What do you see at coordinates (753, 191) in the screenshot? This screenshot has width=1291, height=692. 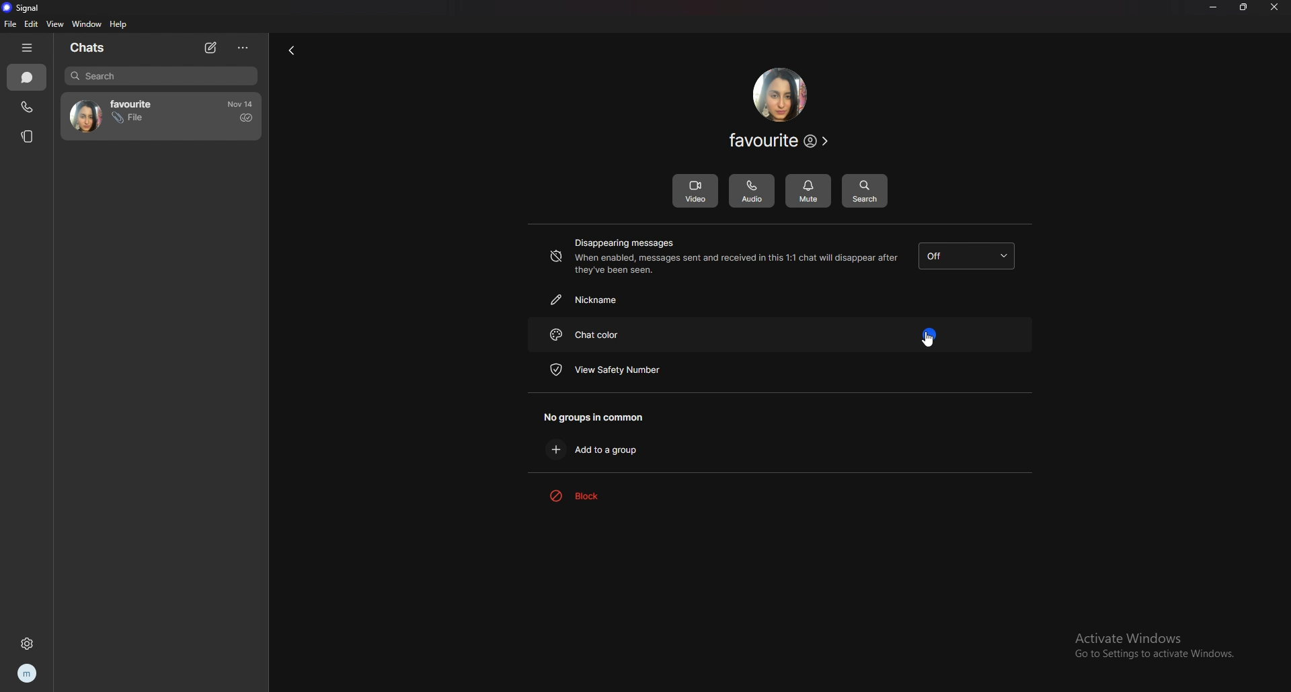 I see `audio call` at bounding box center [753, 191].